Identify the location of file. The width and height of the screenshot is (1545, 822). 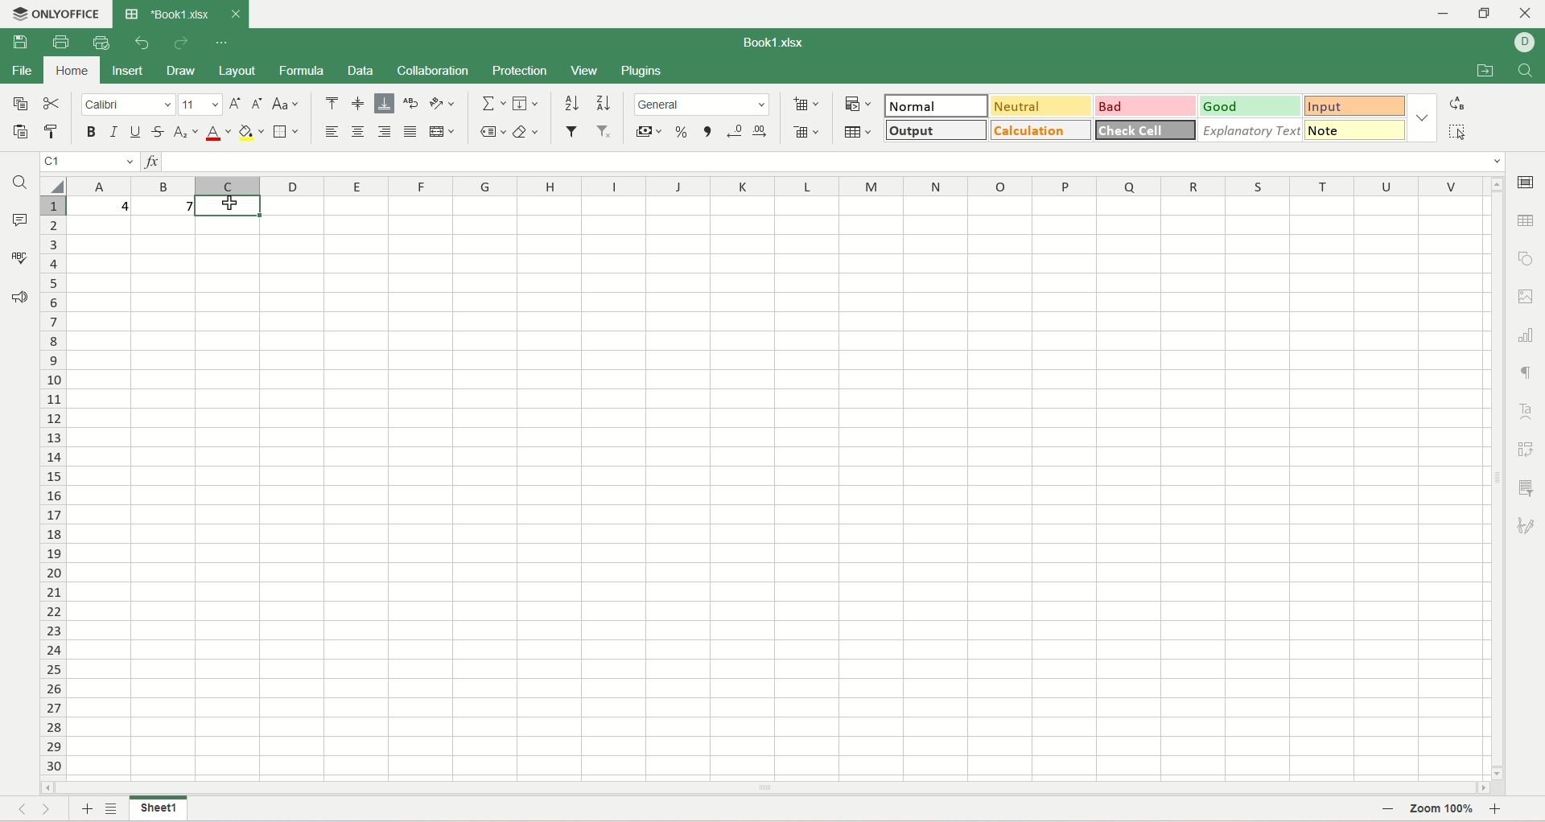
(21, 71).